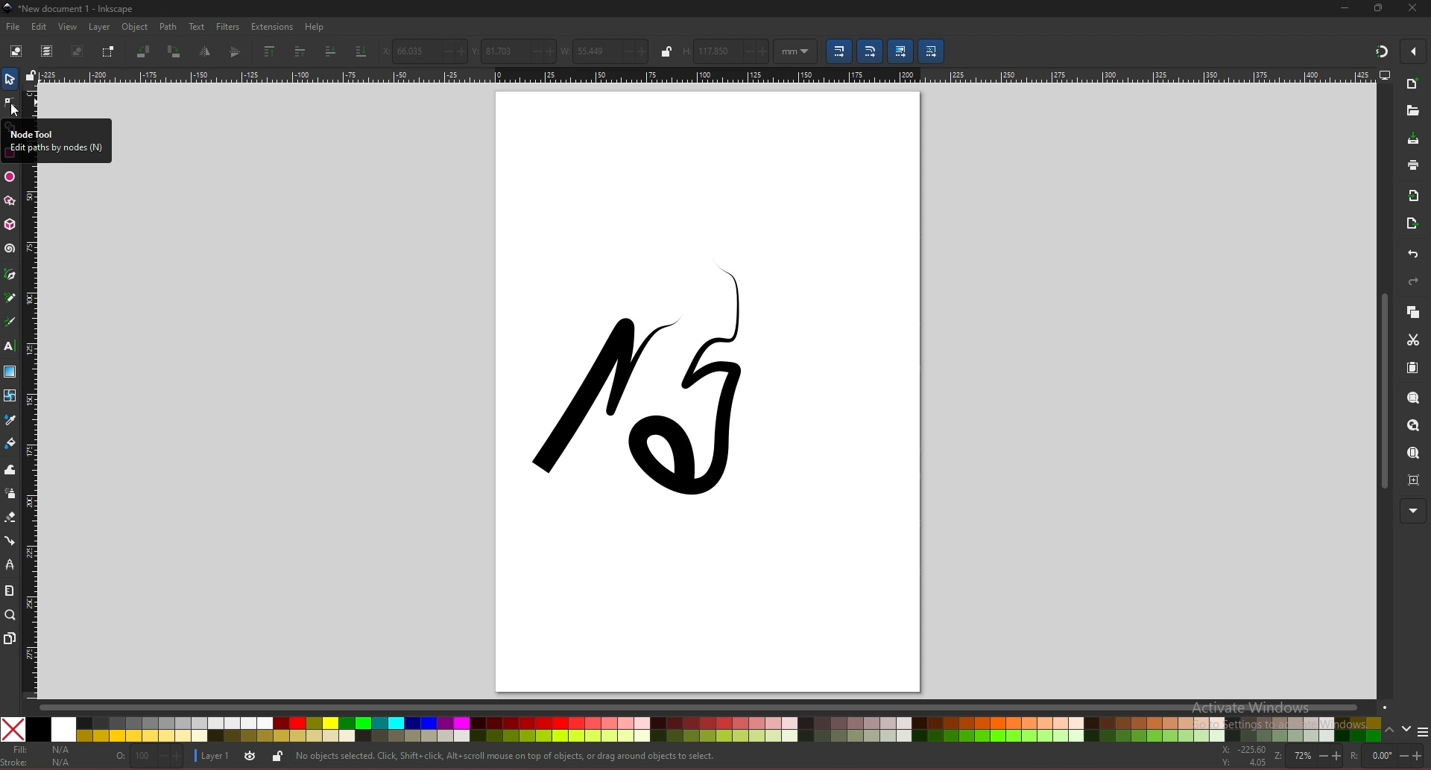 Image resolution: width=1431 pixels, height=770 pixels. I want to click on width, so click(604, 51).